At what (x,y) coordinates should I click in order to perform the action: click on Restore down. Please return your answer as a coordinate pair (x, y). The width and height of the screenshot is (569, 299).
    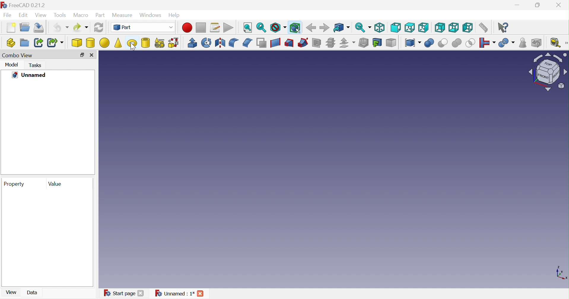
    Looking at the image, I should click on (539, 6).